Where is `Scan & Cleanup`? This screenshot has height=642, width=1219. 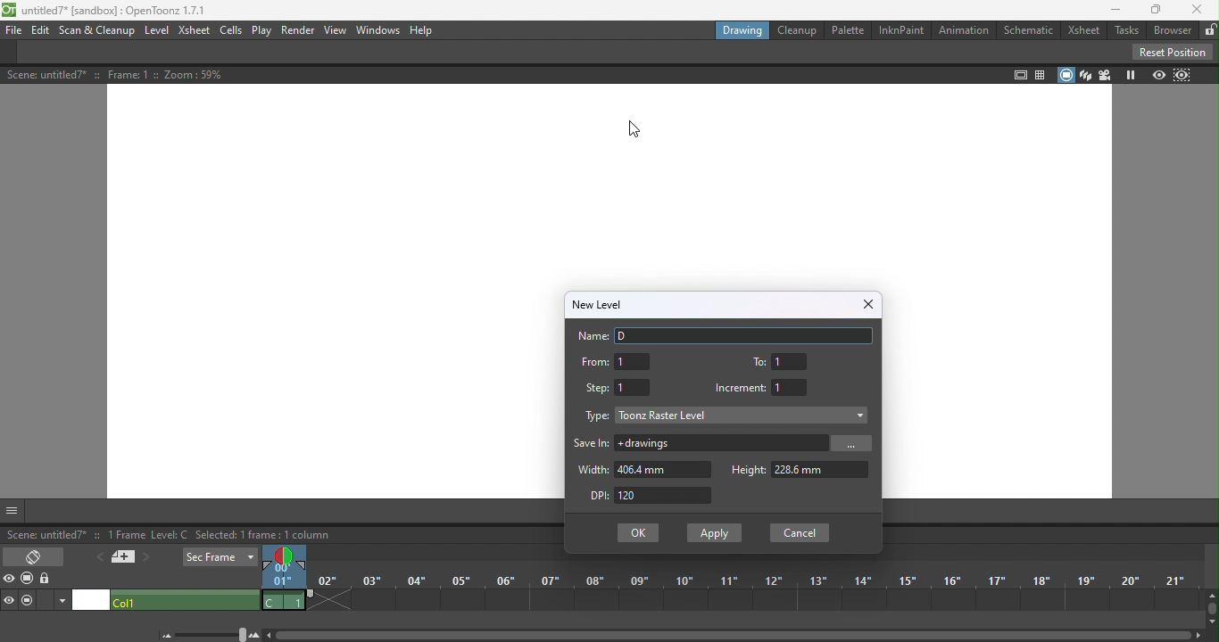 Scan & Cleanup is located at coordinates (98, 31).